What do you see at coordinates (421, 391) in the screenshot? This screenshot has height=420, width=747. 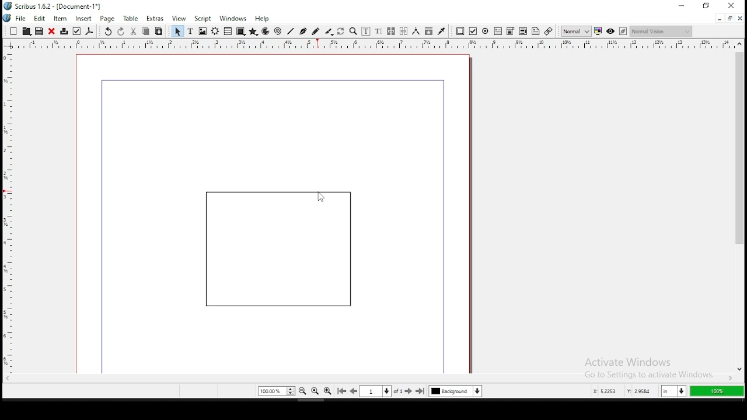 I see `go to last page` at bounding box center [421, 391].